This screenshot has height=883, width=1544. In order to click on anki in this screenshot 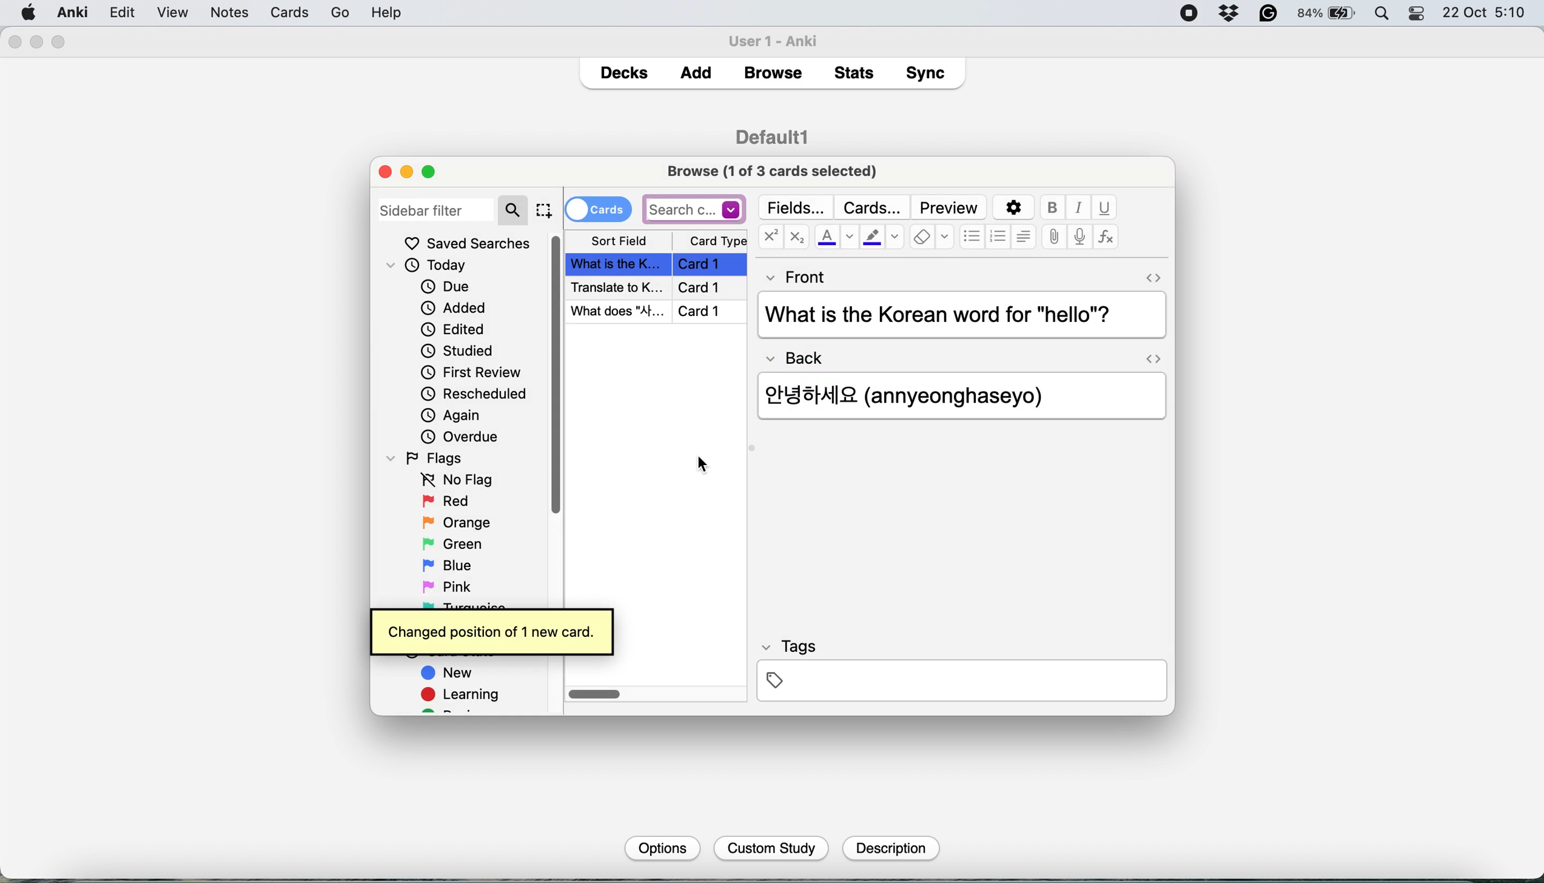, I will do `click(75, 12)`.